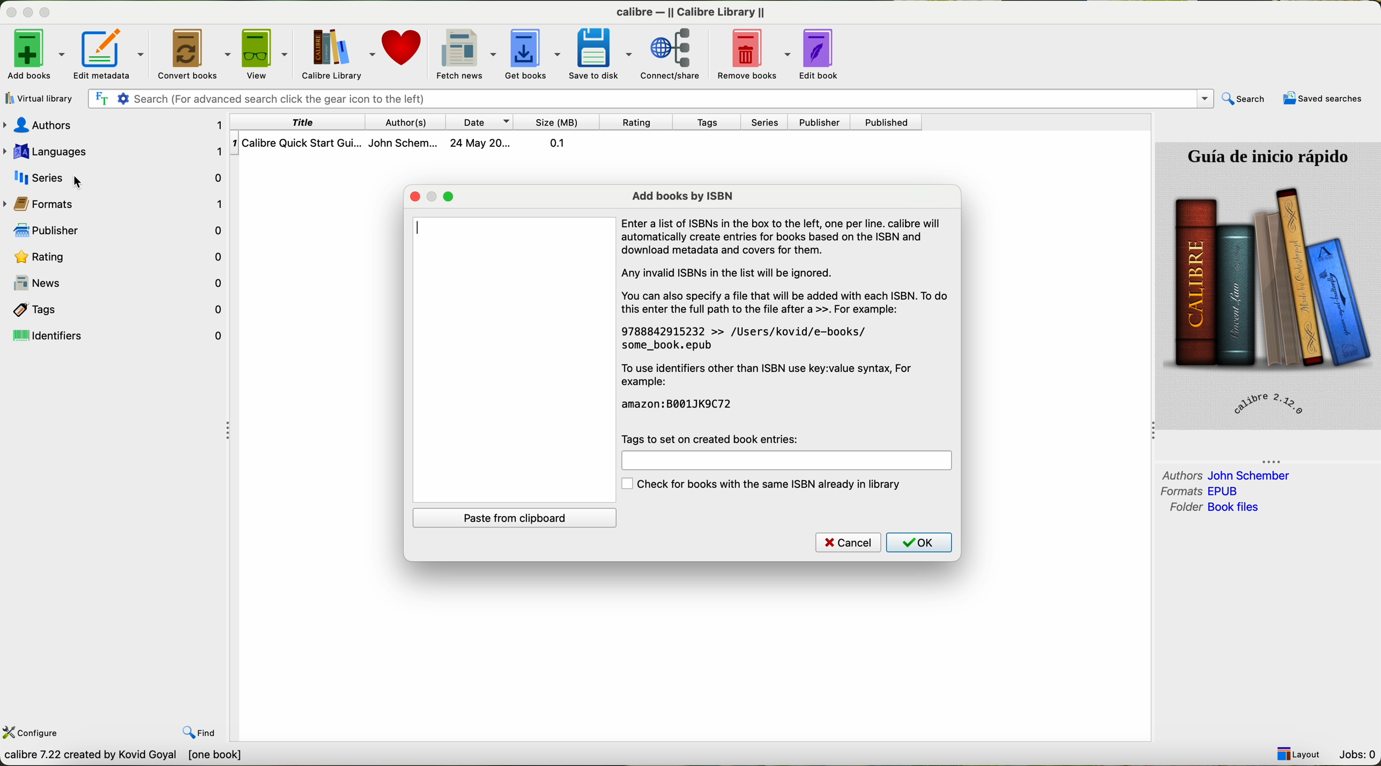 This screenshot has height=766, width=1381. Describe the element at coordinates (535, 54) in the screenshot. I see `get books` at that location.